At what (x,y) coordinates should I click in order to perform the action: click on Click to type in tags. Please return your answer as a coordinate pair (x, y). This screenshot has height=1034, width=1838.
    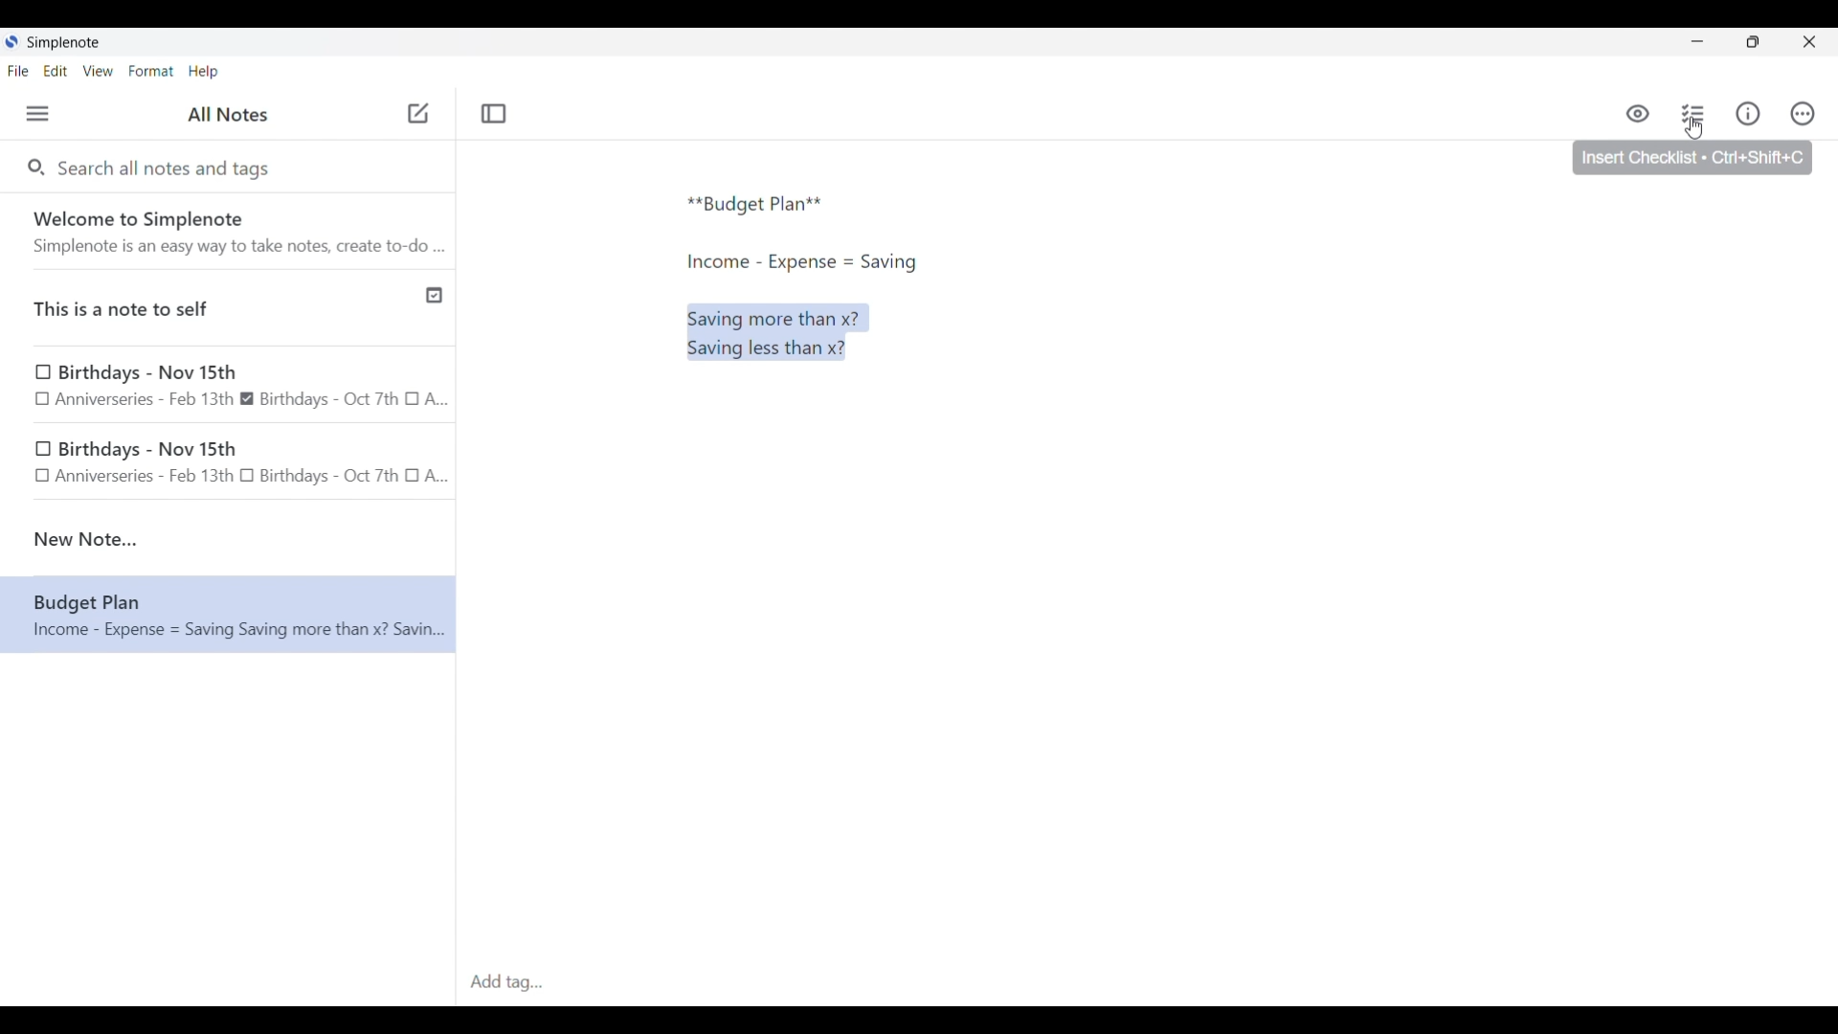
    Looking at the image, I should click on (1147, 983).